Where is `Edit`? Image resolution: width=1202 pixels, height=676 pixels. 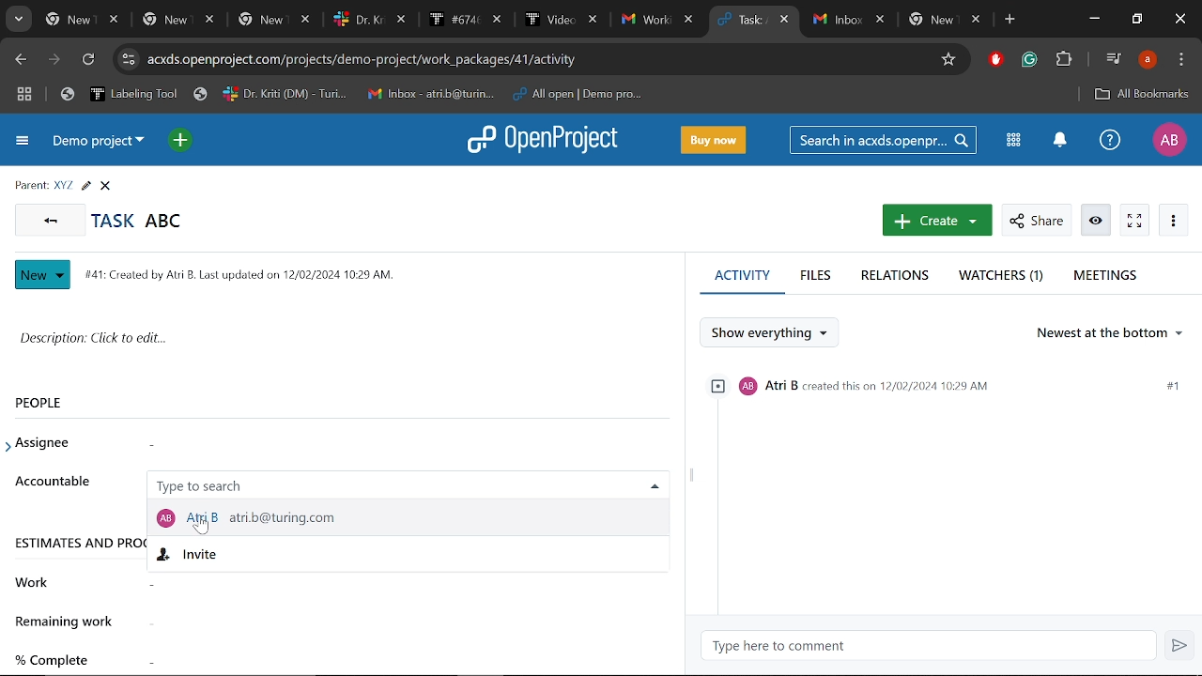 Edit is located at coordinates (85, 187).